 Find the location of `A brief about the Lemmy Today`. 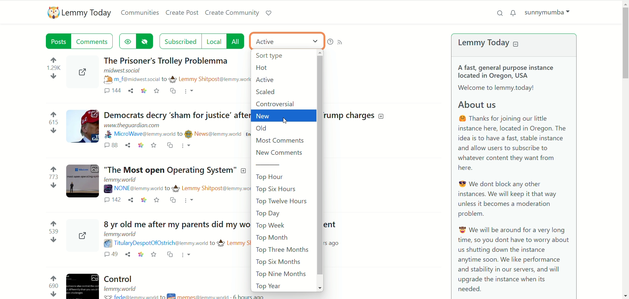

A brief about the Lemmy Today is located at coordinates (514, 177).